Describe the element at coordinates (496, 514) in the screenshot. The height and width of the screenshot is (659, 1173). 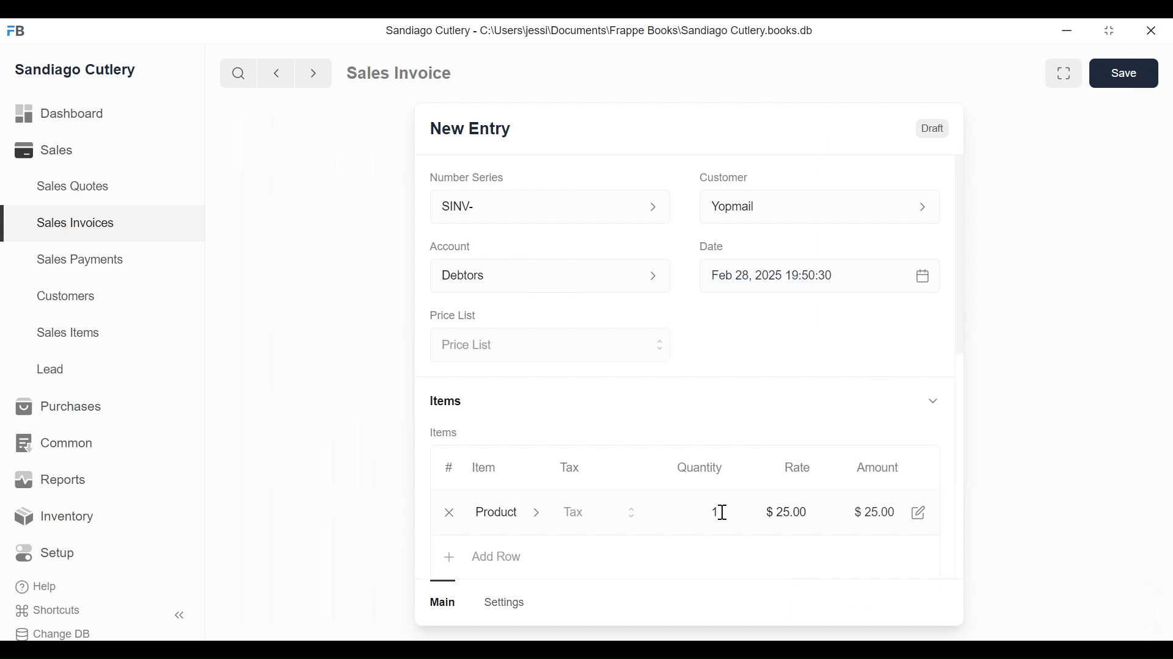
I see `product` at that location.